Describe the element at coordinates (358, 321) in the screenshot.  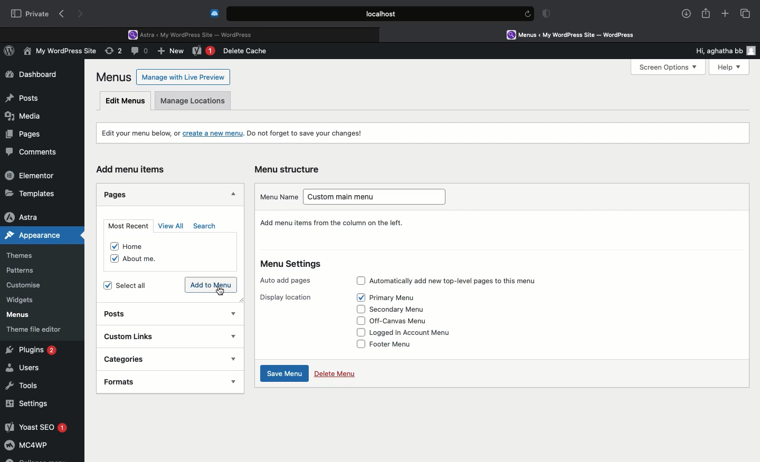
I see `Check box` at that location.